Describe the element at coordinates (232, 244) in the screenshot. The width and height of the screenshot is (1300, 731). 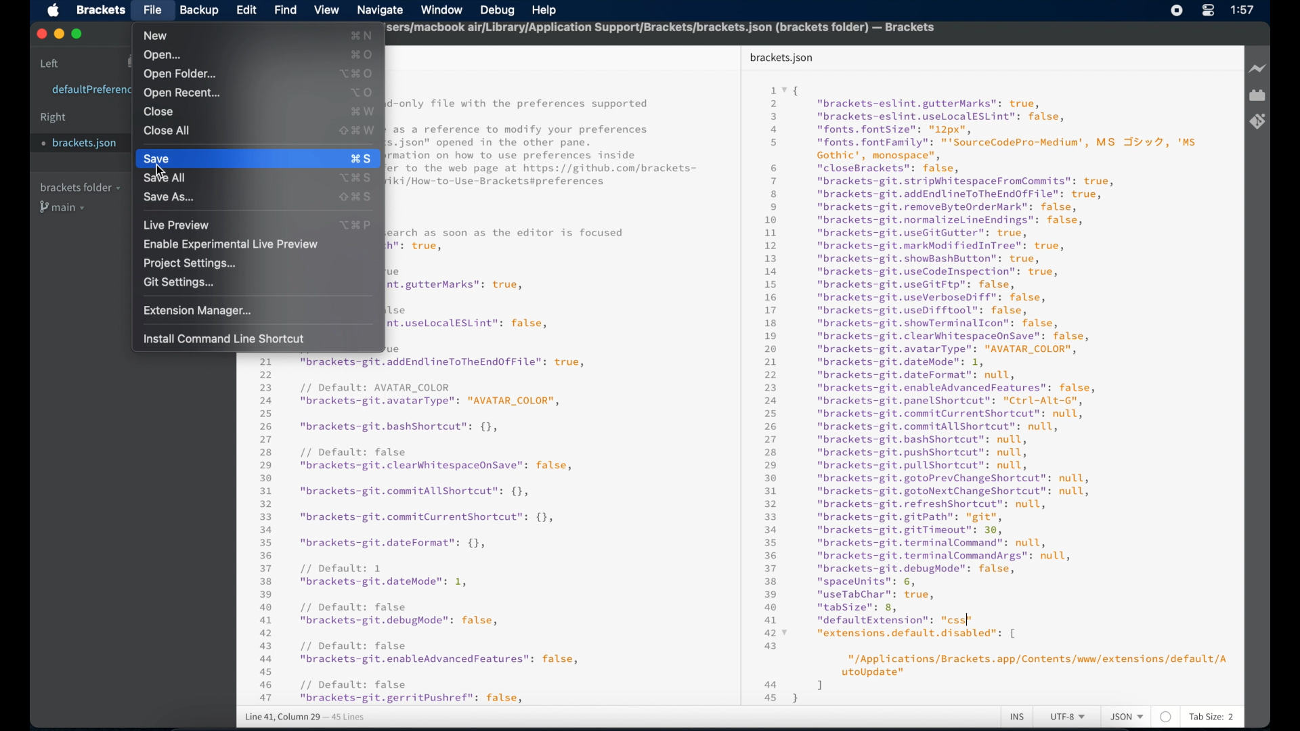
I see `enable experimental live preview` at that location.